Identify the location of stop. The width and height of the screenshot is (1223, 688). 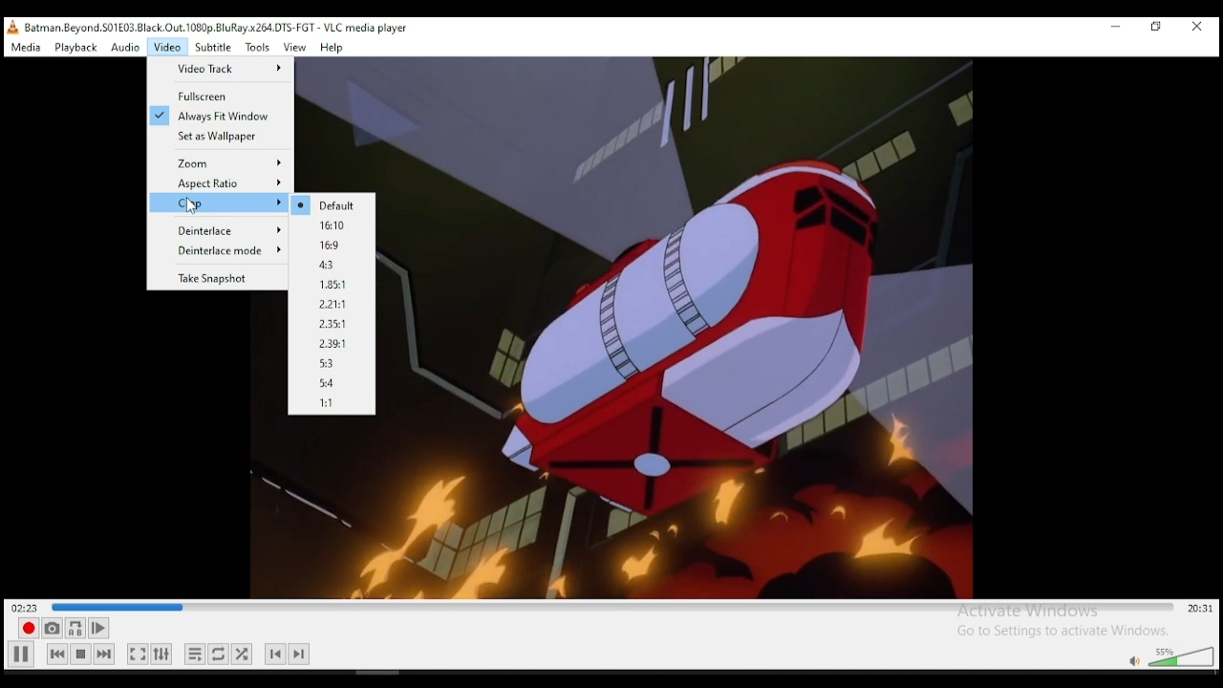
(79, 655).